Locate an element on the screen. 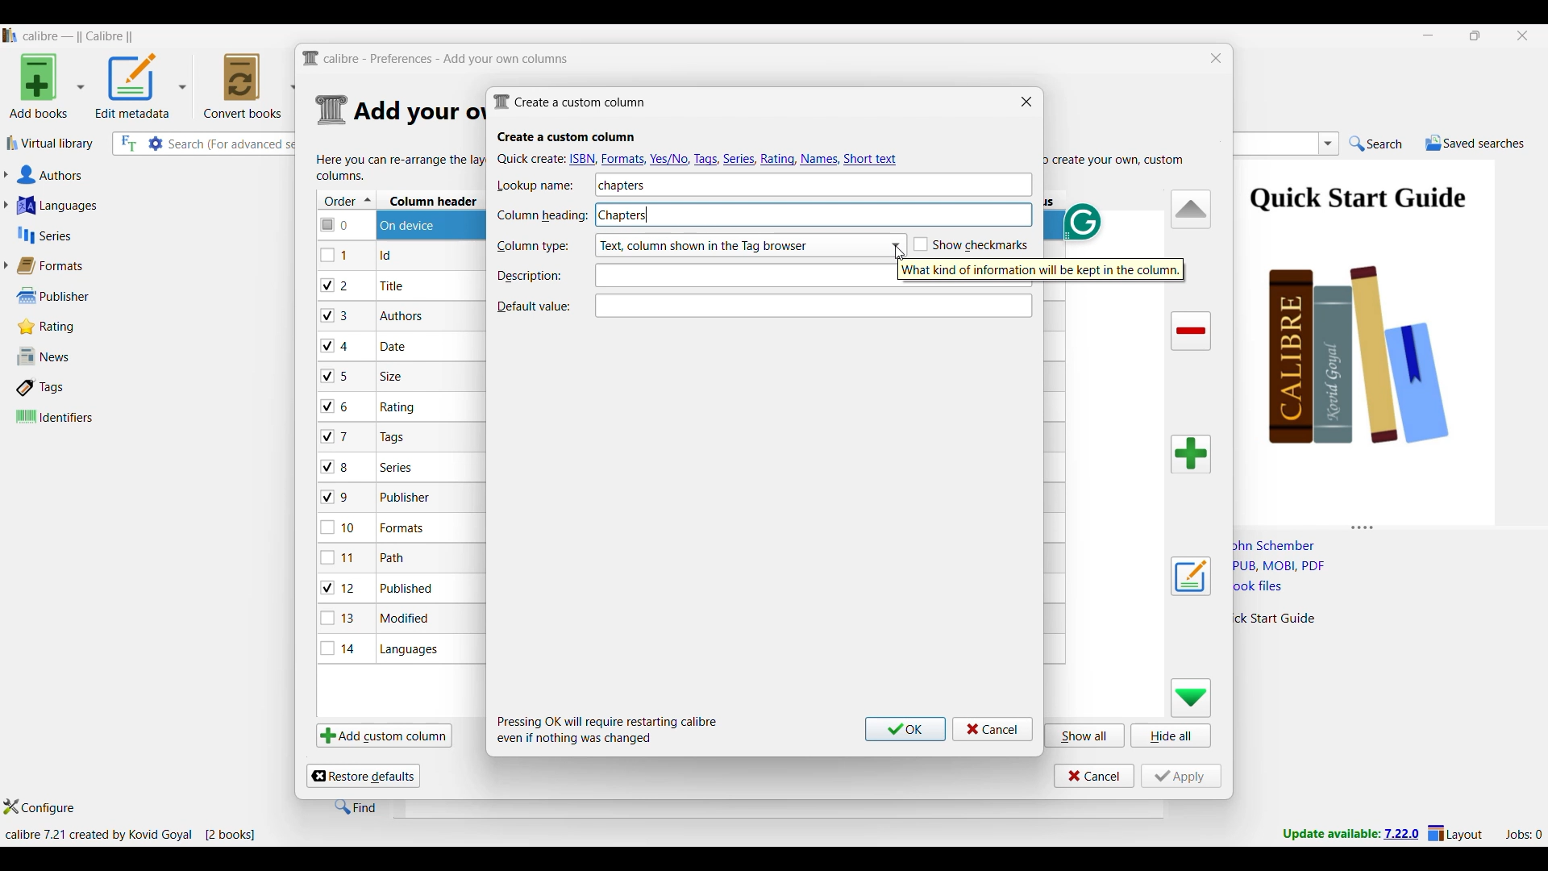 This screenshot has width=1548, height=871. checkbox - 10 is located at coordinates (341, 529).